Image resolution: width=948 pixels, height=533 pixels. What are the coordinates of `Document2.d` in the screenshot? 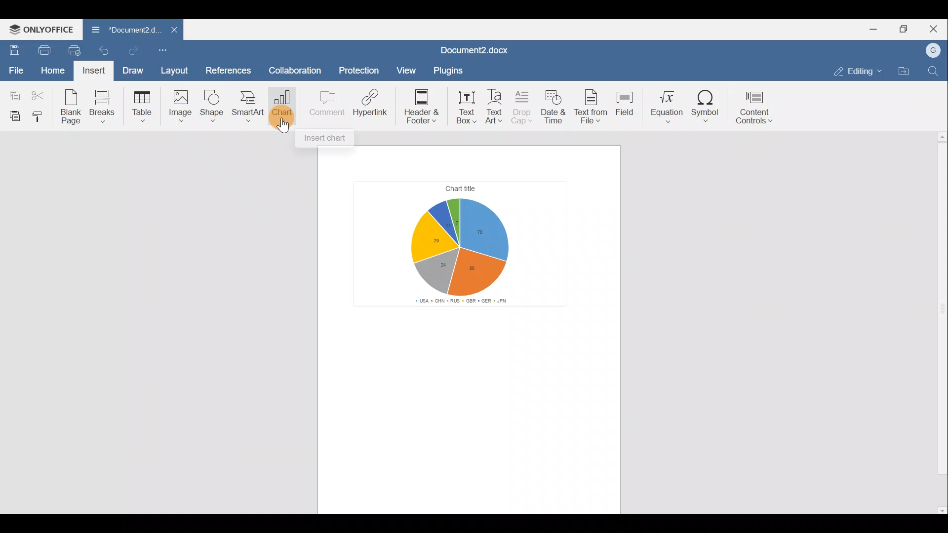 It's located at (120, 31).